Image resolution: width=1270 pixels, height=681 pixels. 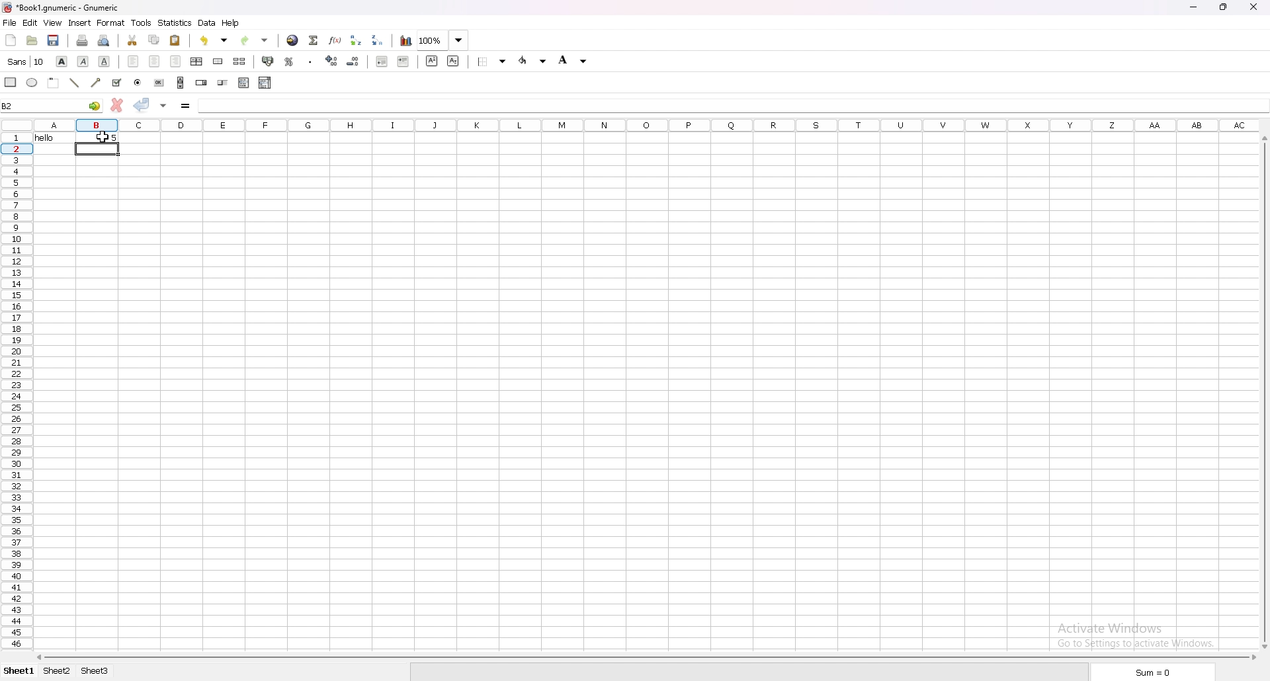 I want to click on thousands separator, so click(x=311, y=61).